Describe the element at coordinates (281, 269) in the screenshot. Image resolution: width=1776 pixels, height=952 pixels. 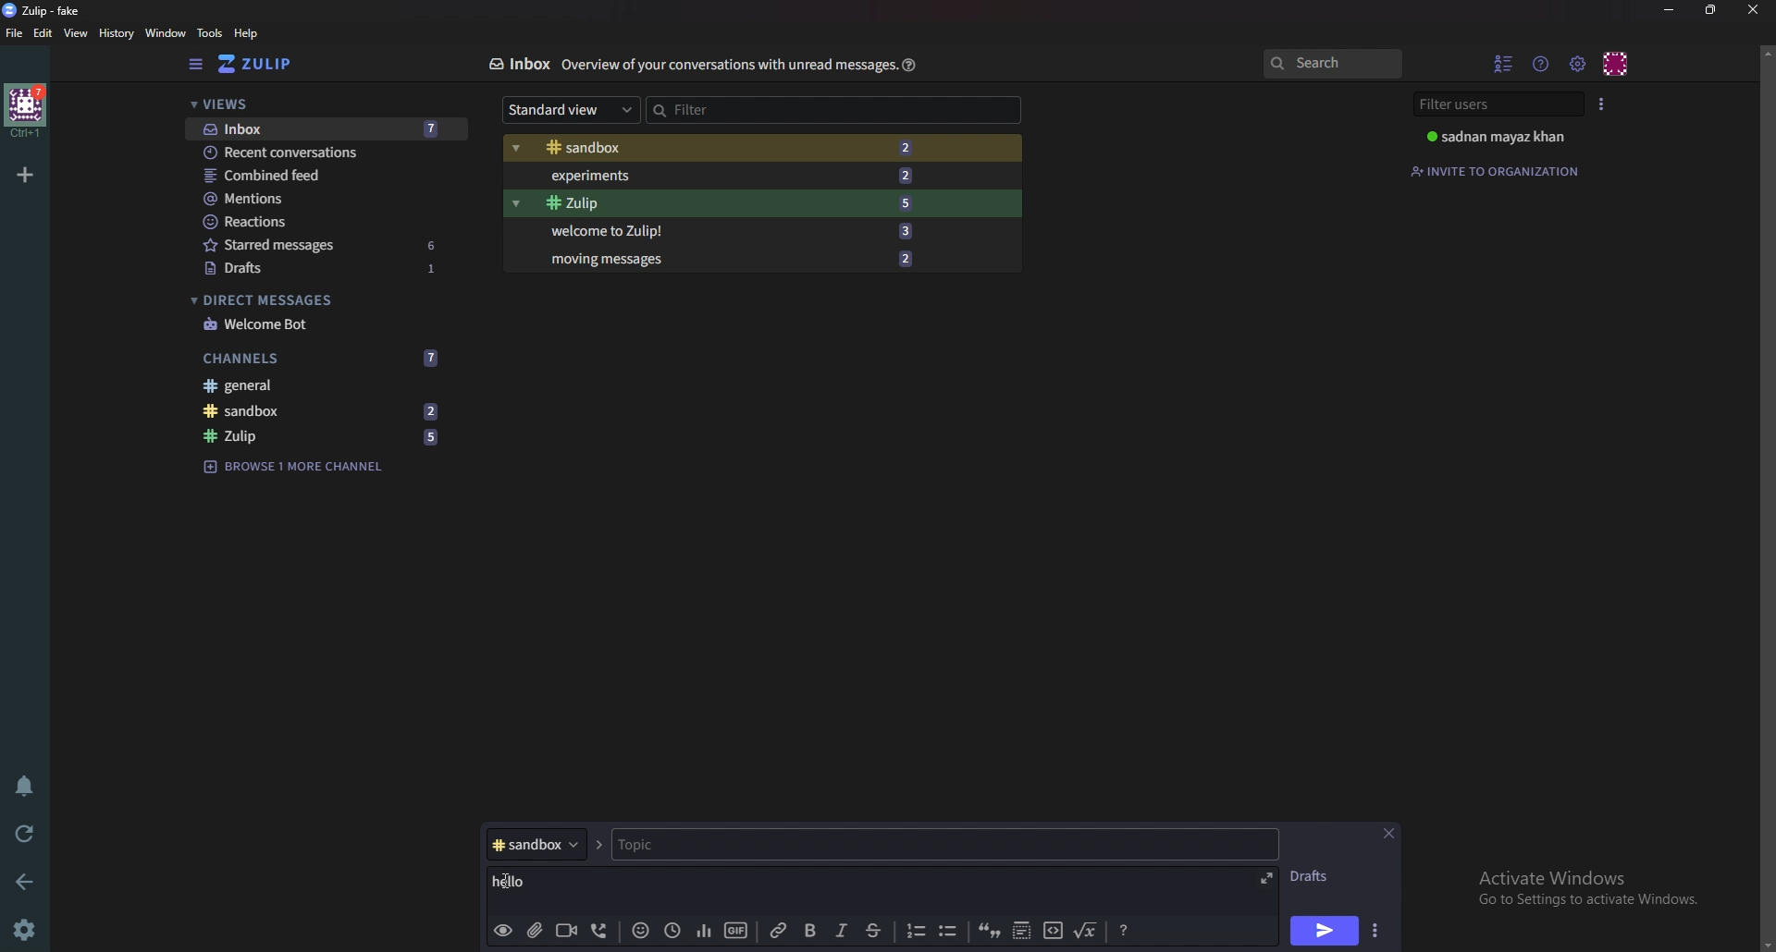
I see `Drafts` at that location.